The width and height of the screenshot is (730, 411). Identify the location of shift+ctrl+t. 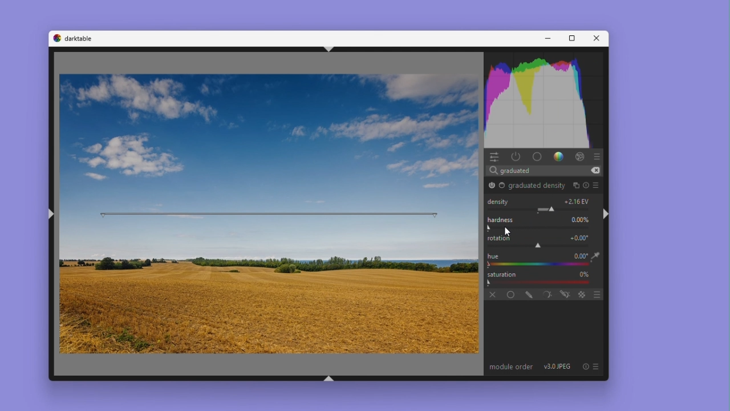
(327, 49).